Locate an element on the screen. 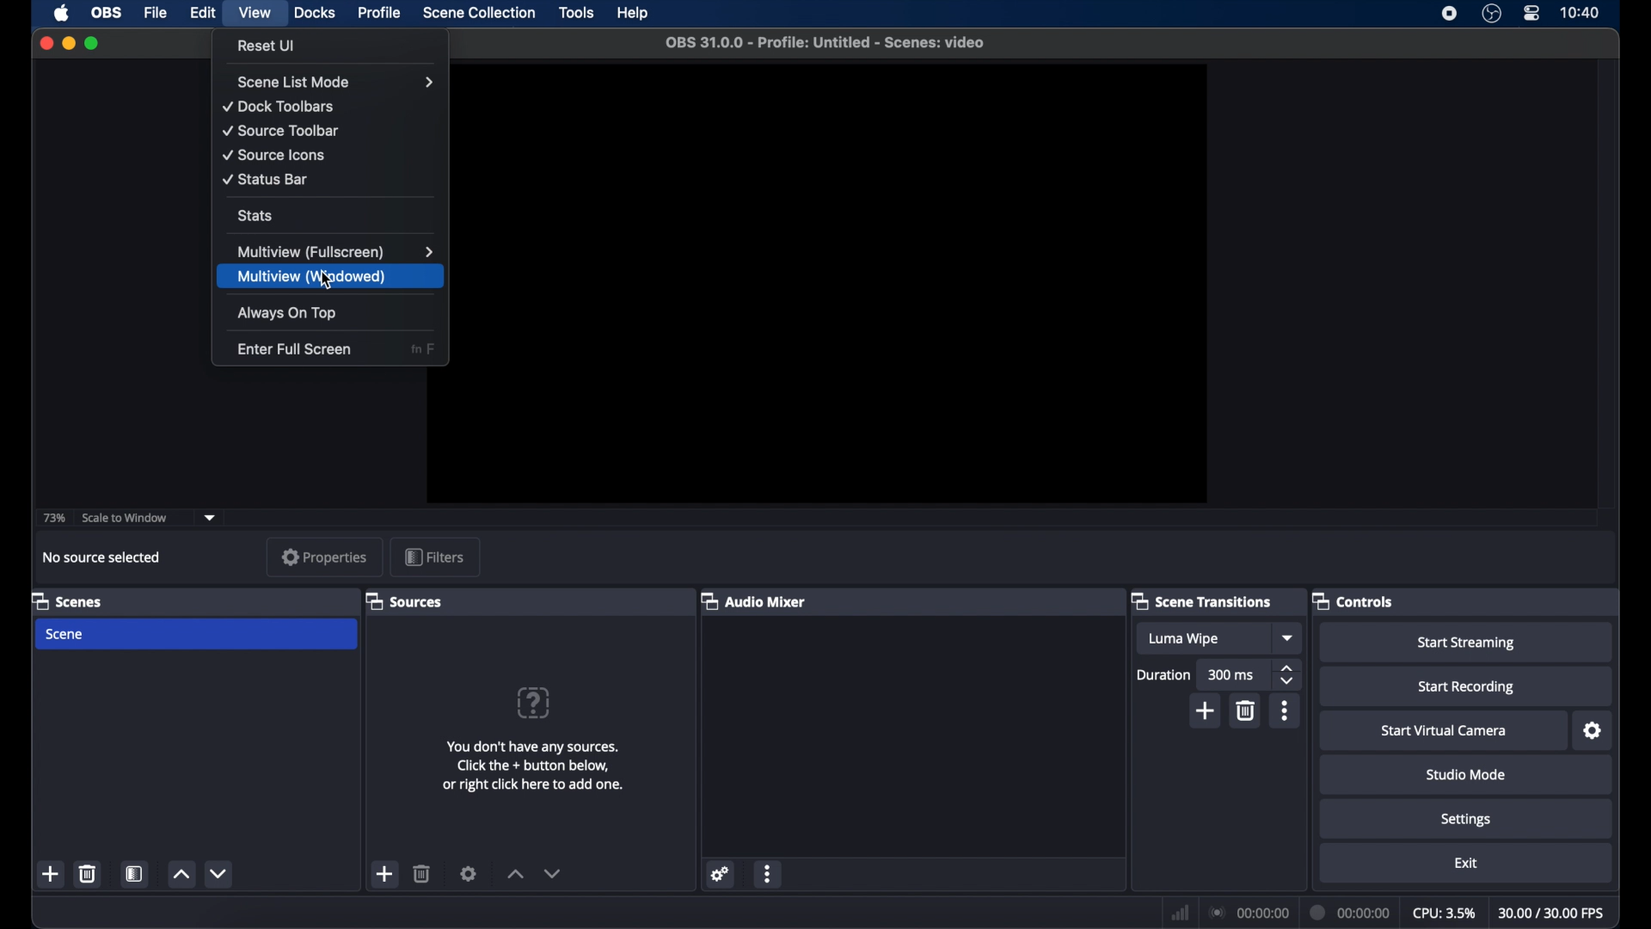  source icons is located at coordinates (273, 156).